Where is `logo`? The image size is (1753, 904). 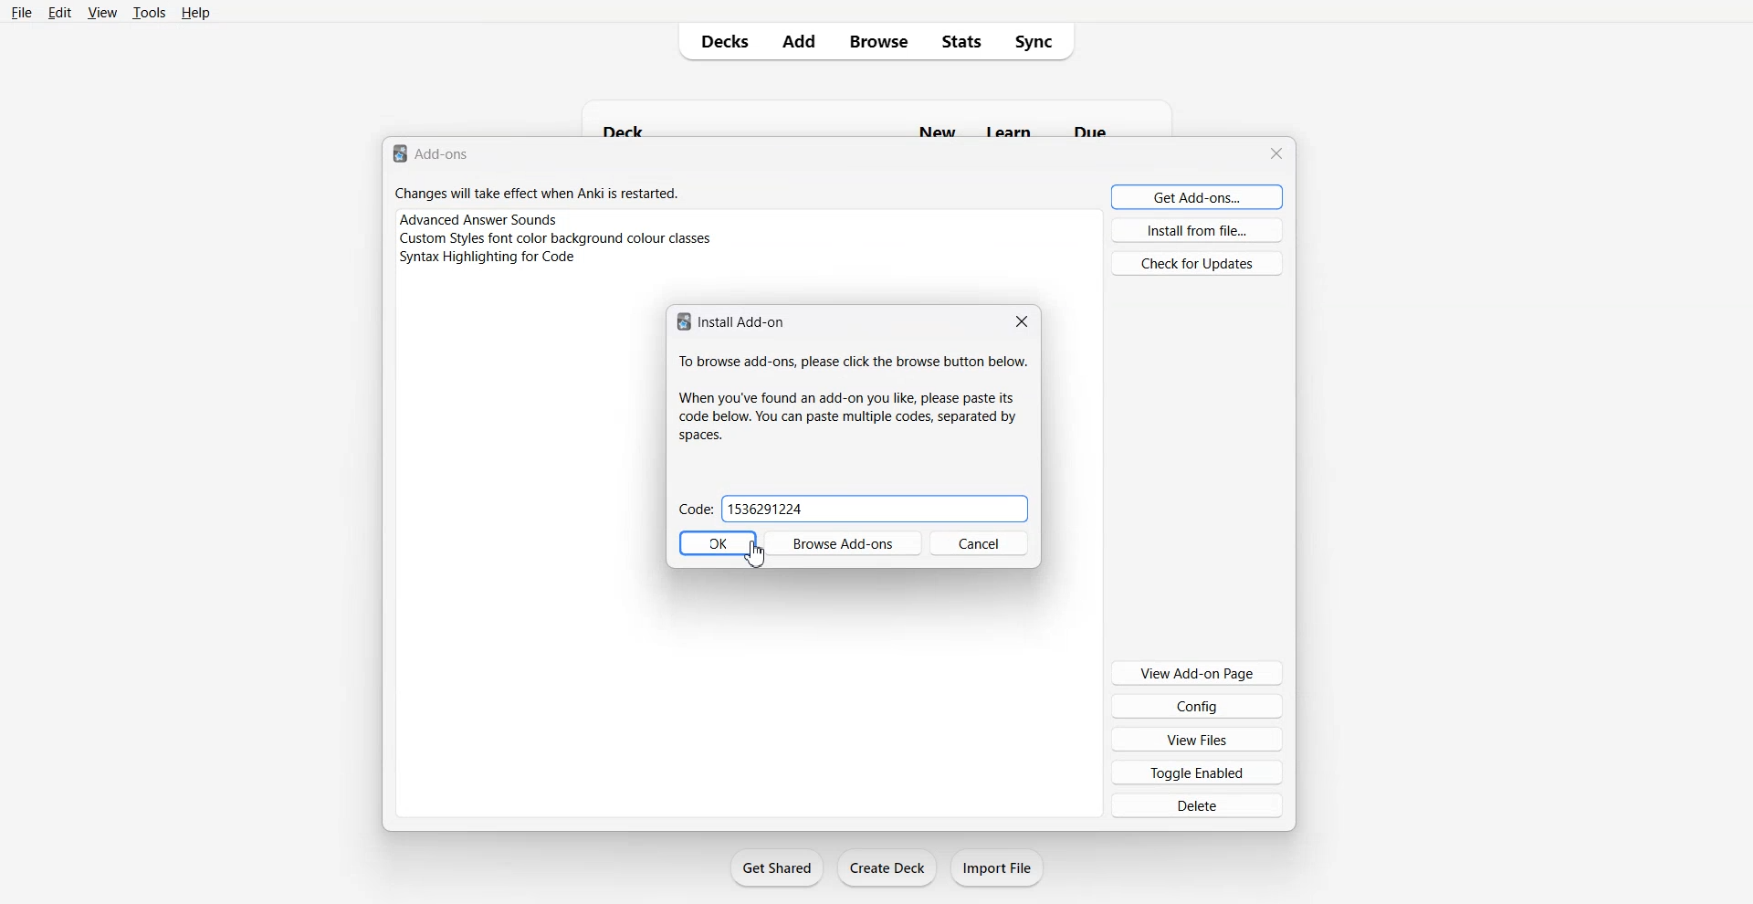 logo is located at coordinates (398, 154).